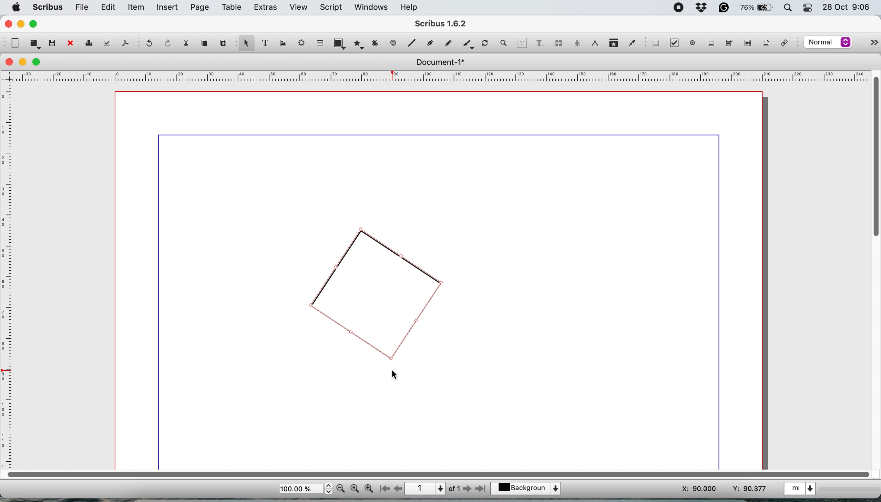  I want to click on pdf combo box, so click(728, 42).